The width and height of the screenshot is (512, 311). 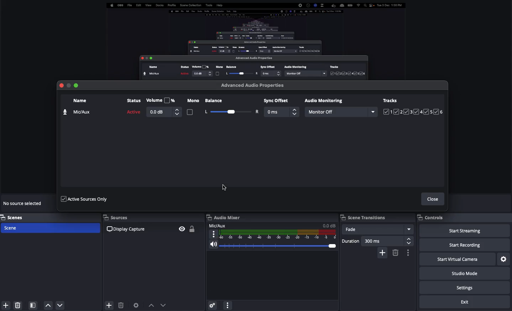 What do you see at coordinates (20, 305) in the screenshot?
I see `delete` at bounding box center [20, 305].